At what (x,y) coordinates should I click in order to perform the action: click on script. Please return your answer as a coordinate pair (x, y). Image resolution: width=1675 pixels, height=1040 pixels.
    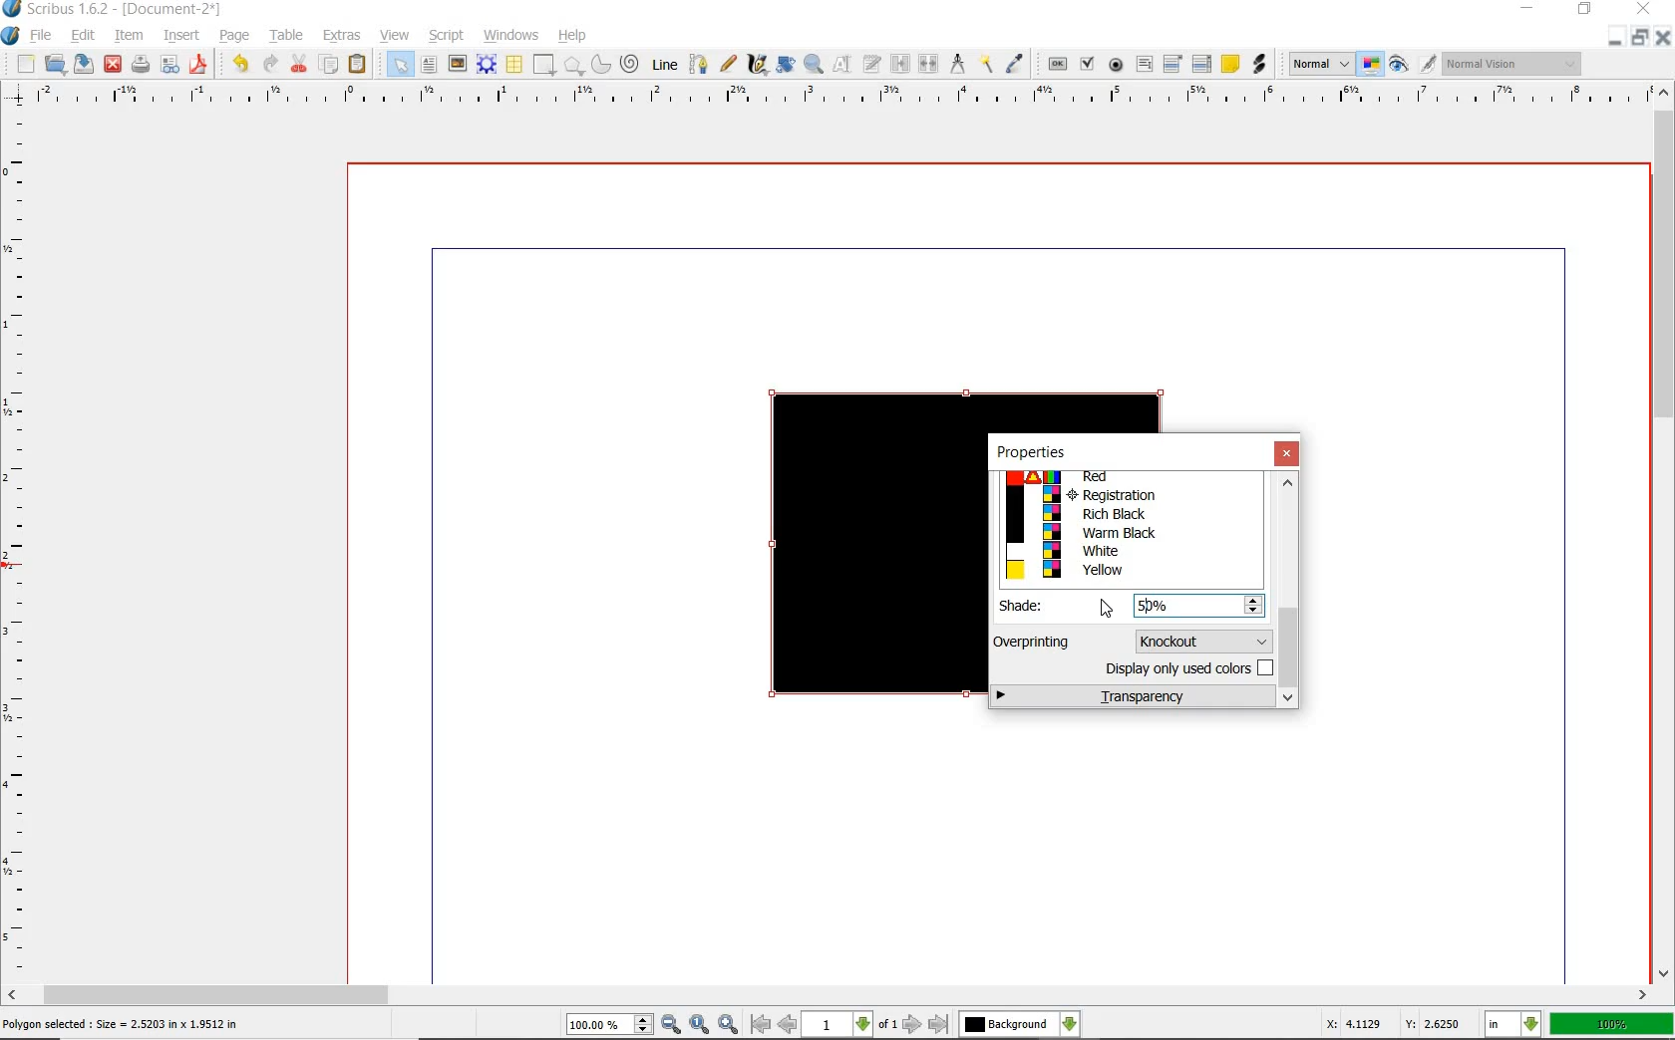
    Looking at the image, I should click on (448, 36).